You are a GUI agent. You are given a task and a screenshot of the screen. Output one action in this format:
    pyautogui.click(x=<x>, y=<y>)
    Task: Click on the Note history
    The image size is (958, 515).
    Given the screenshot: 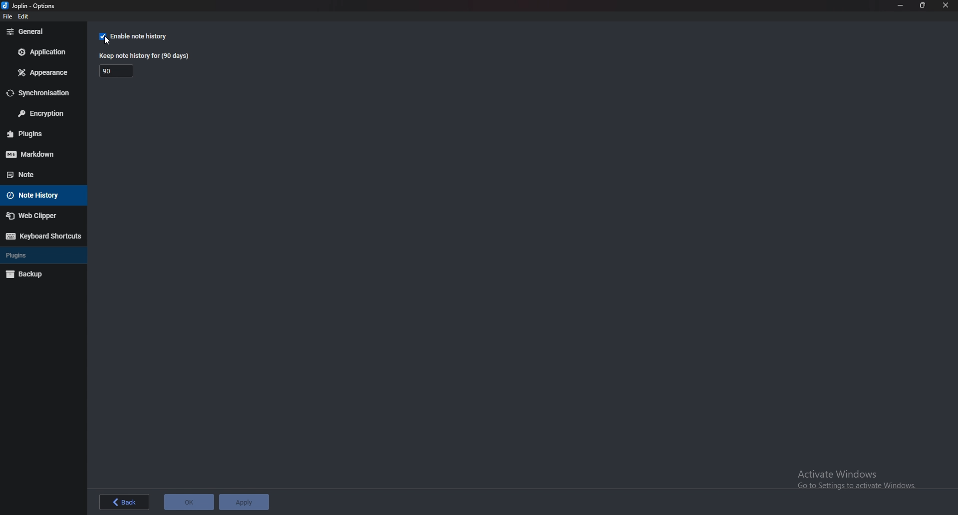 What is the action you would take?
    pyautogui.click(x=44, y=195)
    